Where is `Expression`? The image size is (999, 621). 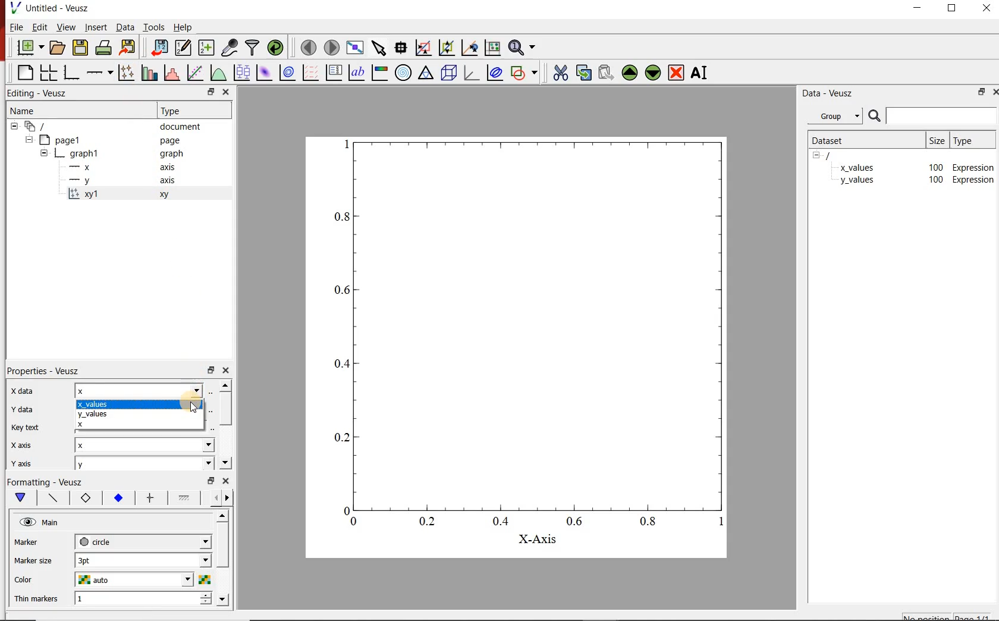
Expression is located at coordinates (974, 166).